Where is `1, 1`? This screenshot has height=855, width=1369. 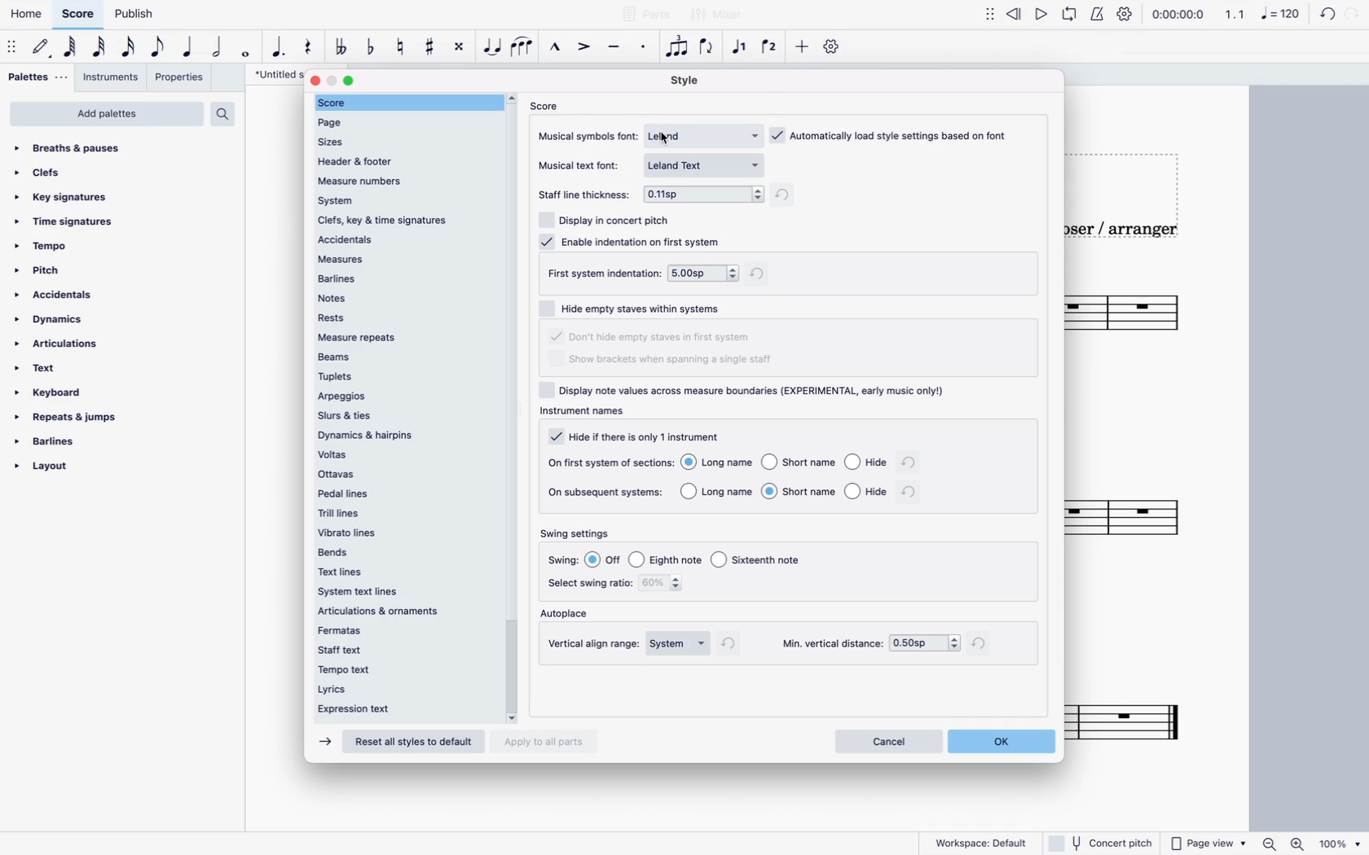
1, 1 is located at coordinates (1238, 13).